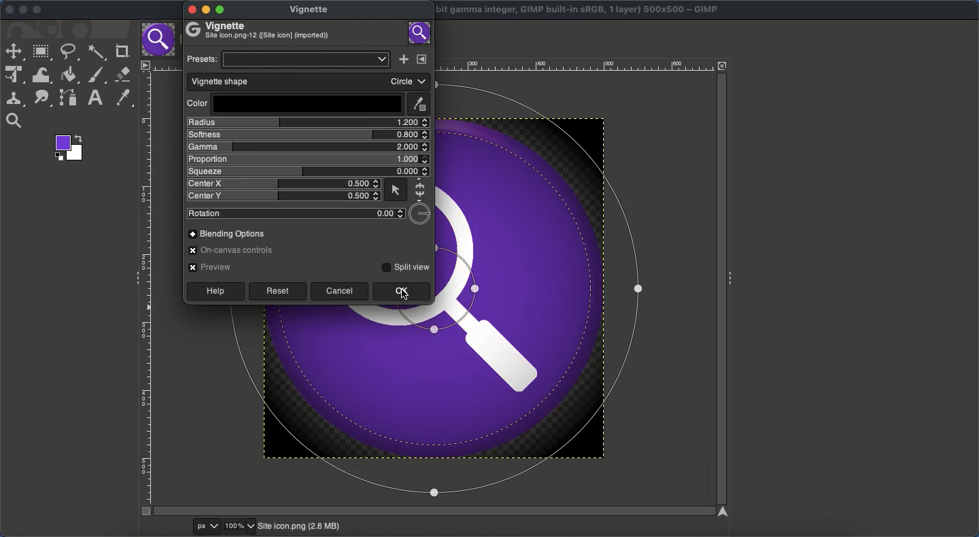  I want to click on Tab, so click(157, 40).